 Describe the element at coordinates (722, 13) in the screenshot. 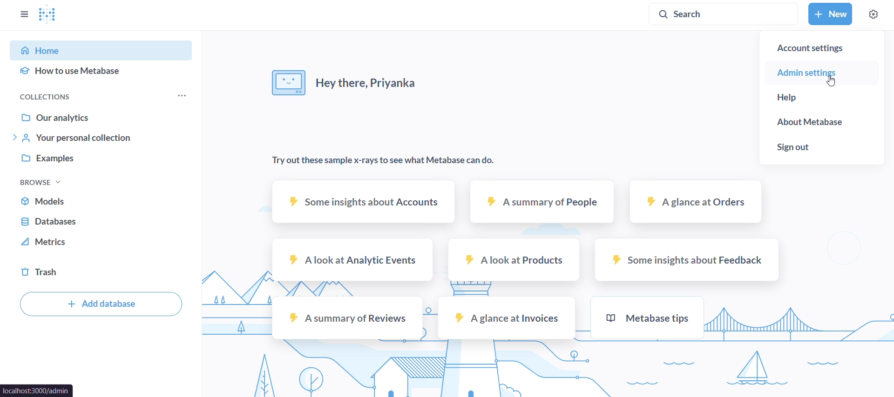

I see `search` at that location.